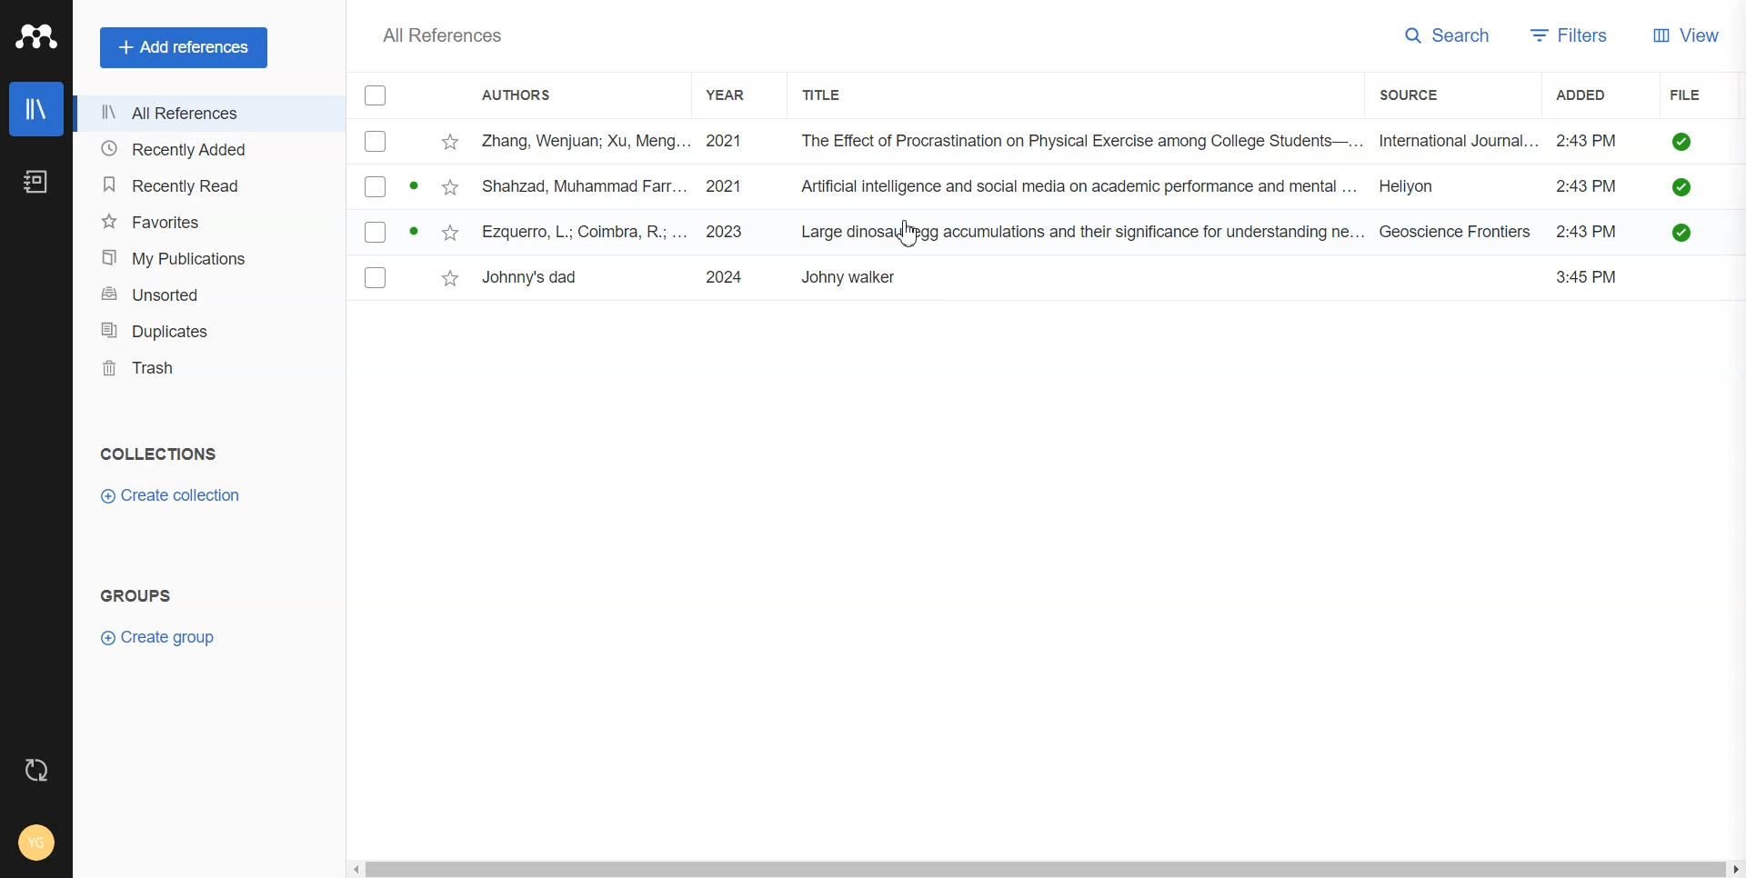 The image size is (1746, 878). What do you see at coordinates (1599, 95) in the screenshot?
I see `Added` at bounding box center [1599, 95].